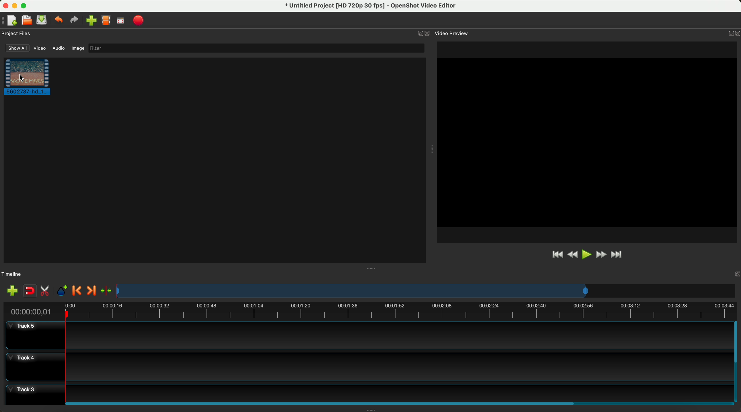 Image resolution: width=741 pixels, height=412 pixels. I want to click on , so click(735, 274).